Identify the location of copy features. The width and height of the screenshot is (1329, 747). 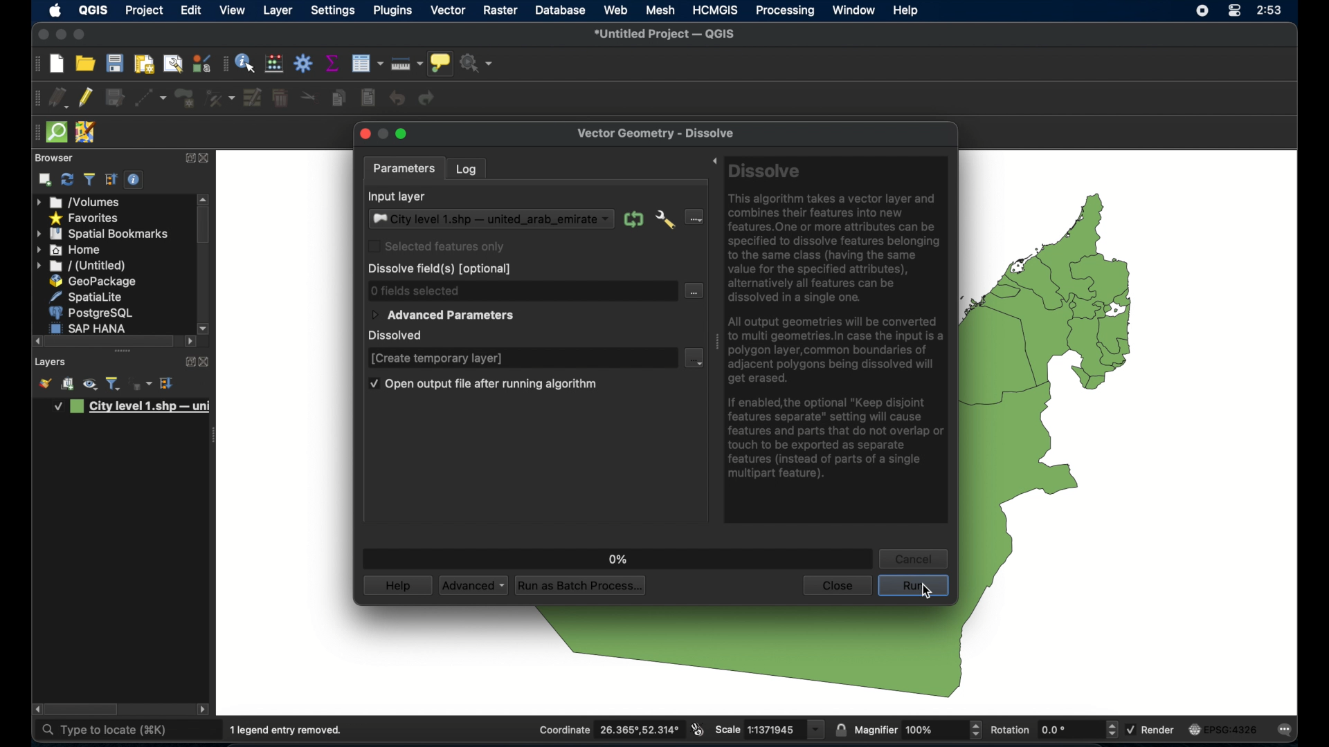
(338, 98).